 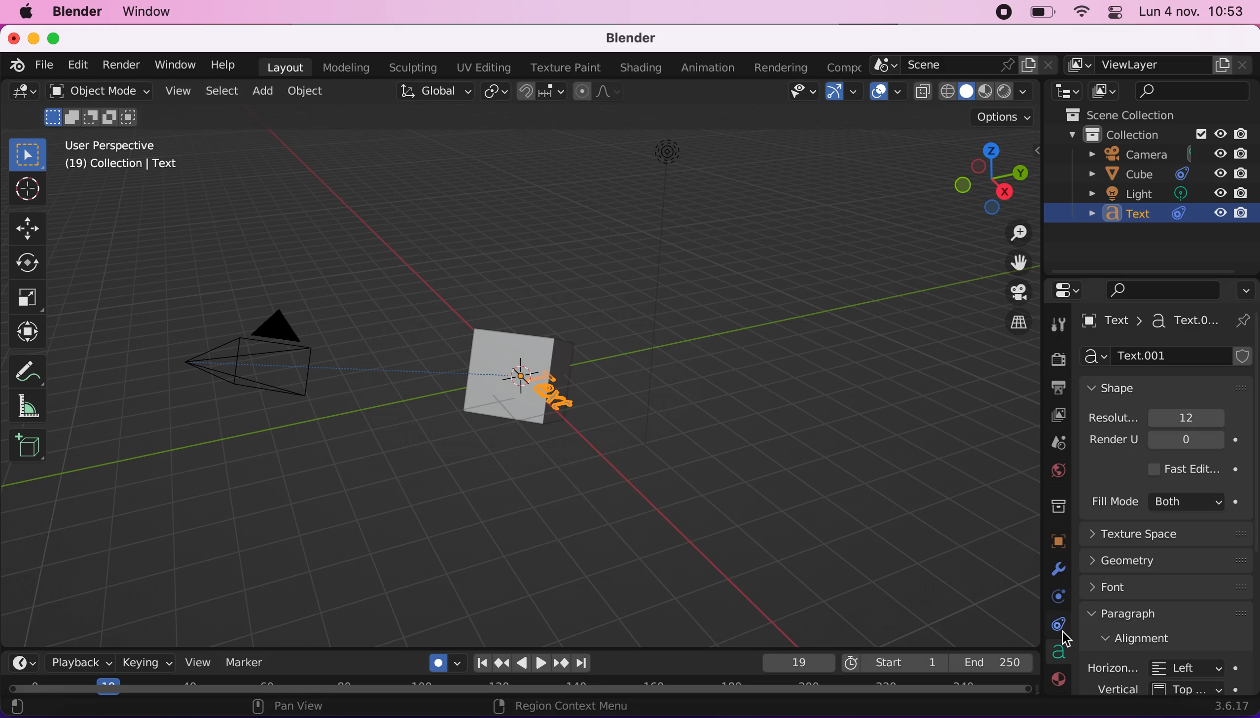 What do you see at coordinates (1050, 416) in the screenshot?
I see `viewlayer` at bounding box center [1050, 416].